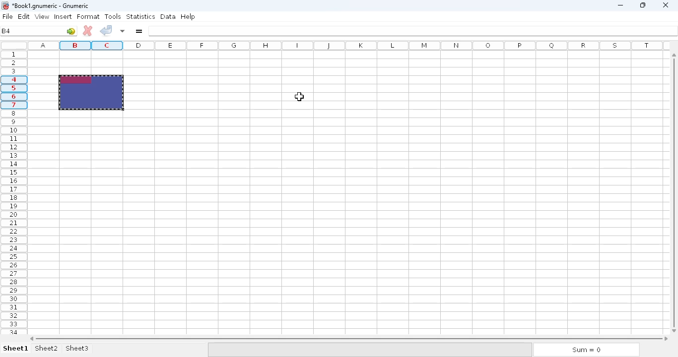  What do you see at coordinates (349, 338) in the screenshot?
I see `horizontal scroll bar` at bounding box center [349, 338].